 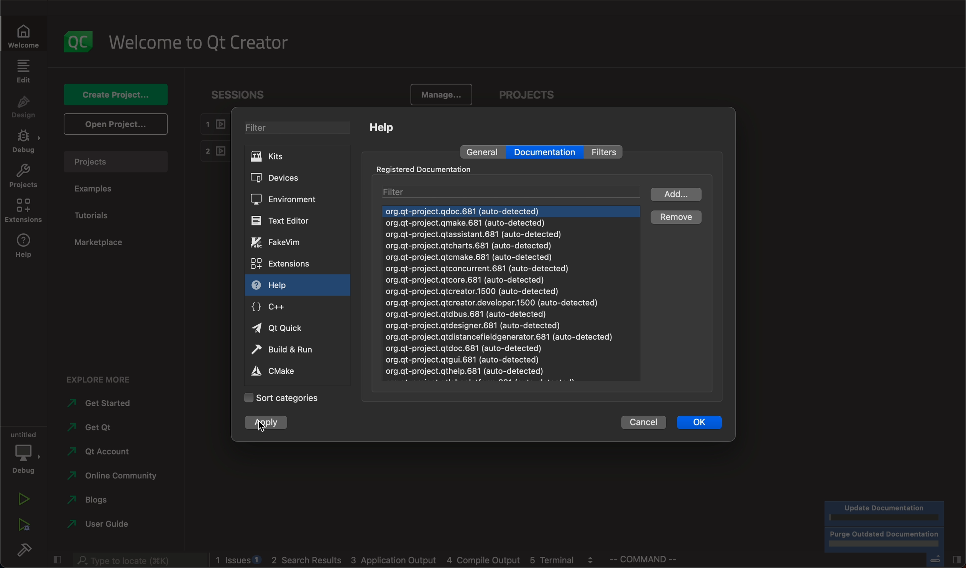 What do you see at coordinates (294, 177) in the screenshot?
I see `devices` at bounding box center [294, 177].